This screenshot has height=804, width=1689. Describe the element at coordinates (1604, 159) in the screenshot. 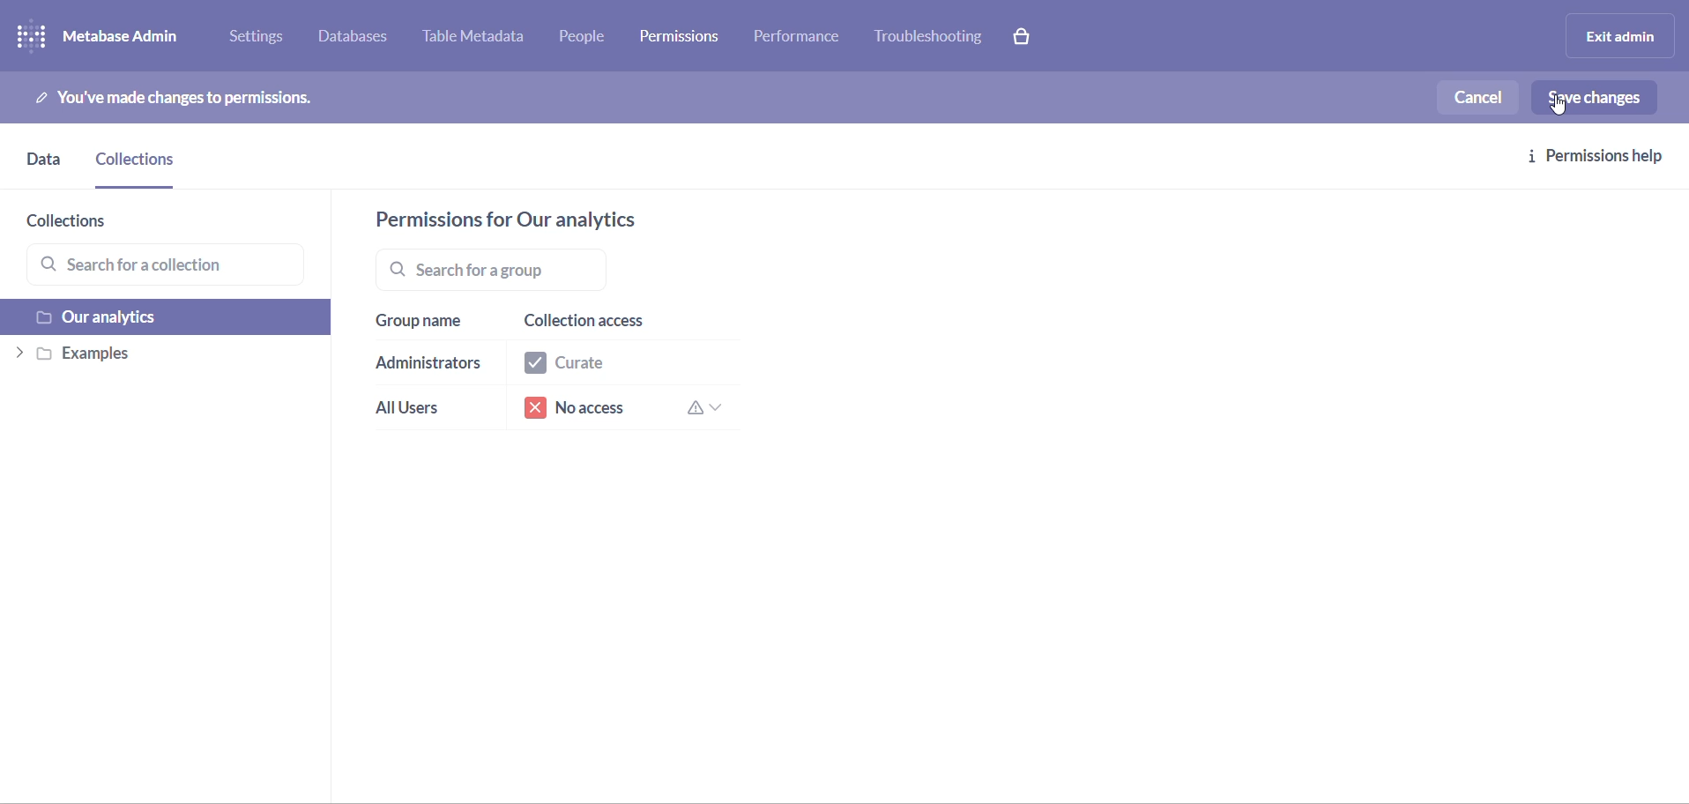

I see `permission help` at that location.